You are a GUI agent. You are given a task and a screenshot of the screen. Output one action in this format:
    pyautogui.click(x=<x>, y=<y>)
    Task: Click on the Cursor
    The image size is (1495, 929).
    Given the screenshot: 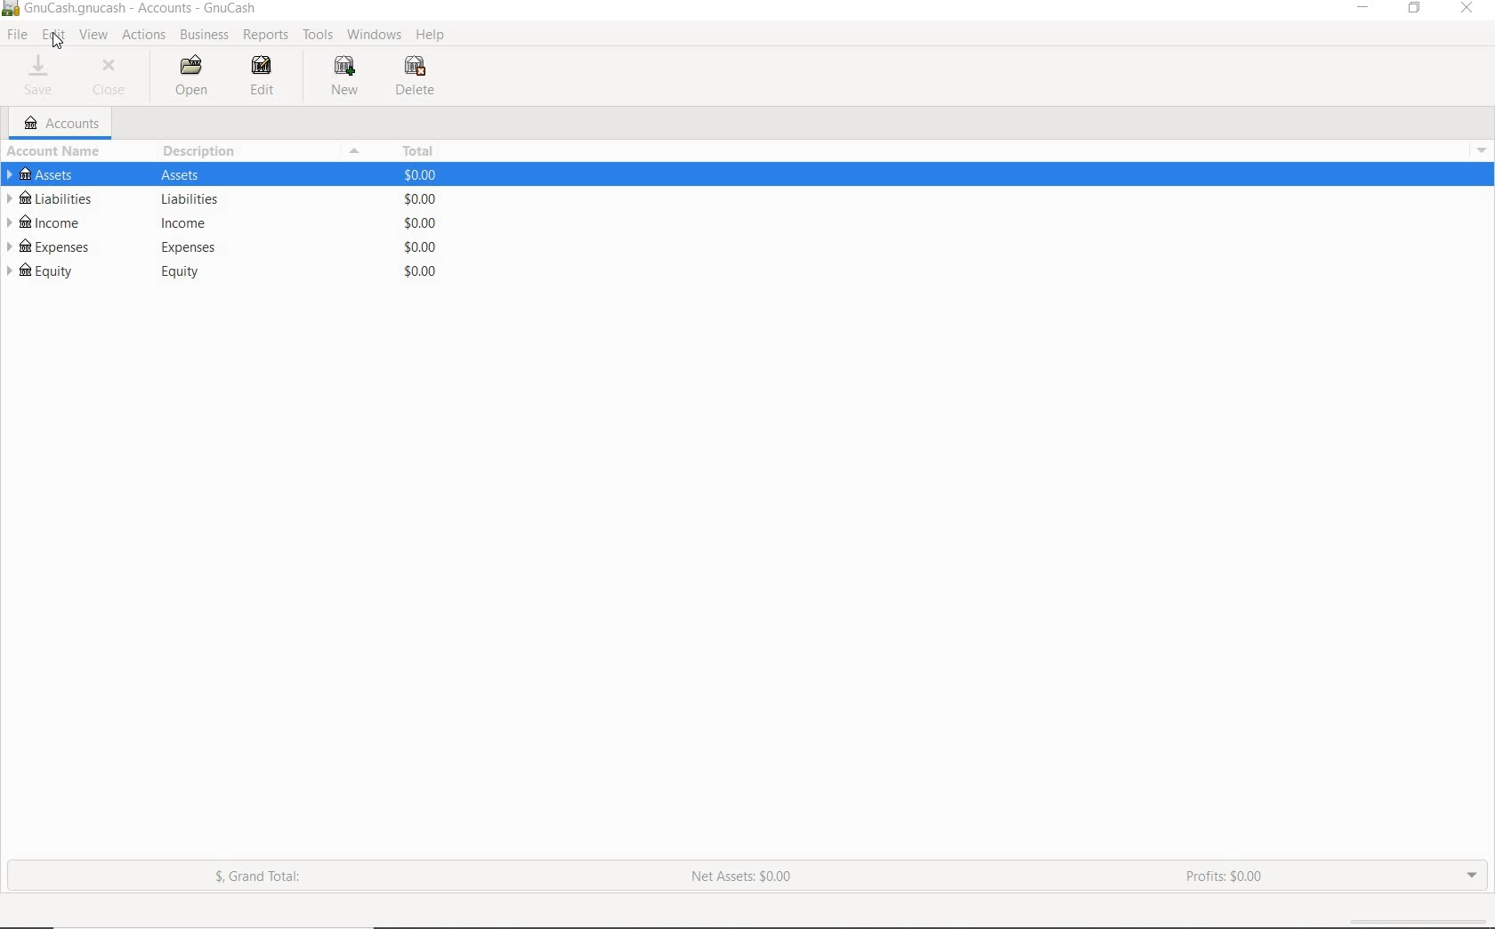 What is the action you would take?
    pyautogui.click(x=59, y=41)
    